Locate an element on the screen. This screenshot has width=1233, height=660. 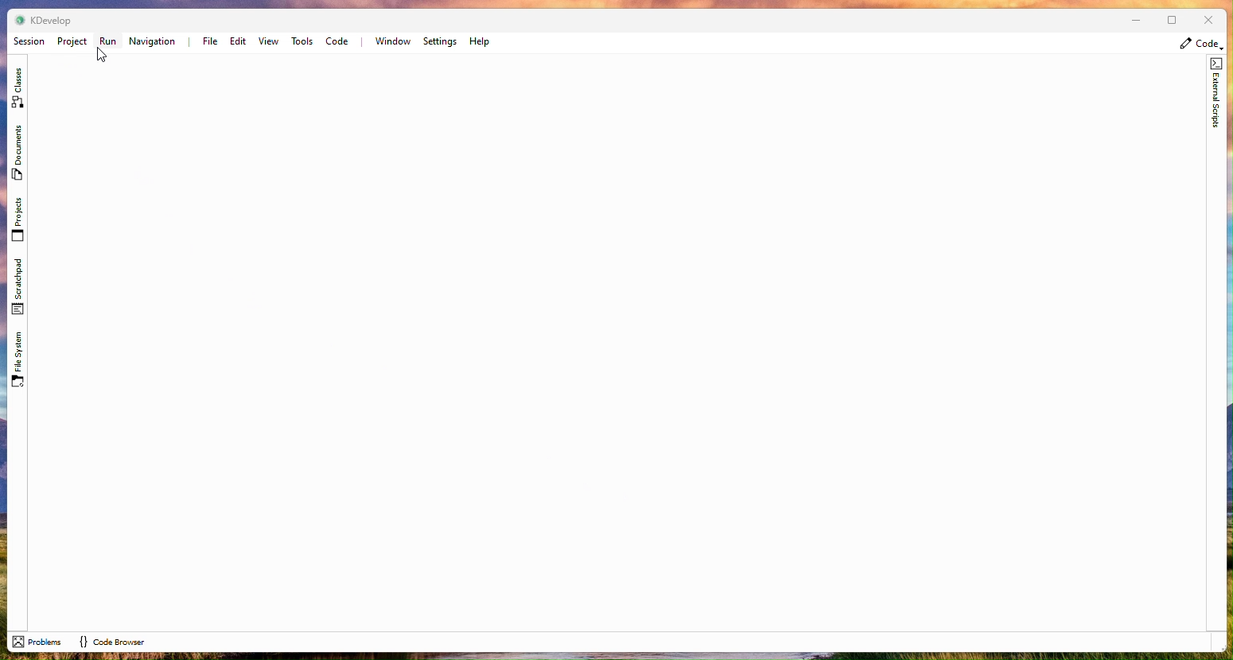
View is located at coordinates (269, 42).